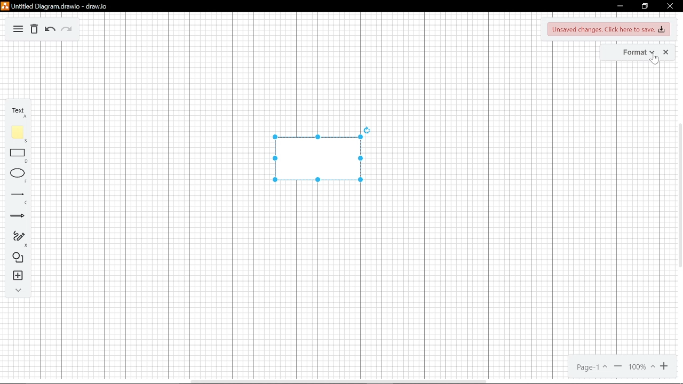 Image resolution: width=683 pixels, height=384 pixels. I want to click on more, so click(18, 290).